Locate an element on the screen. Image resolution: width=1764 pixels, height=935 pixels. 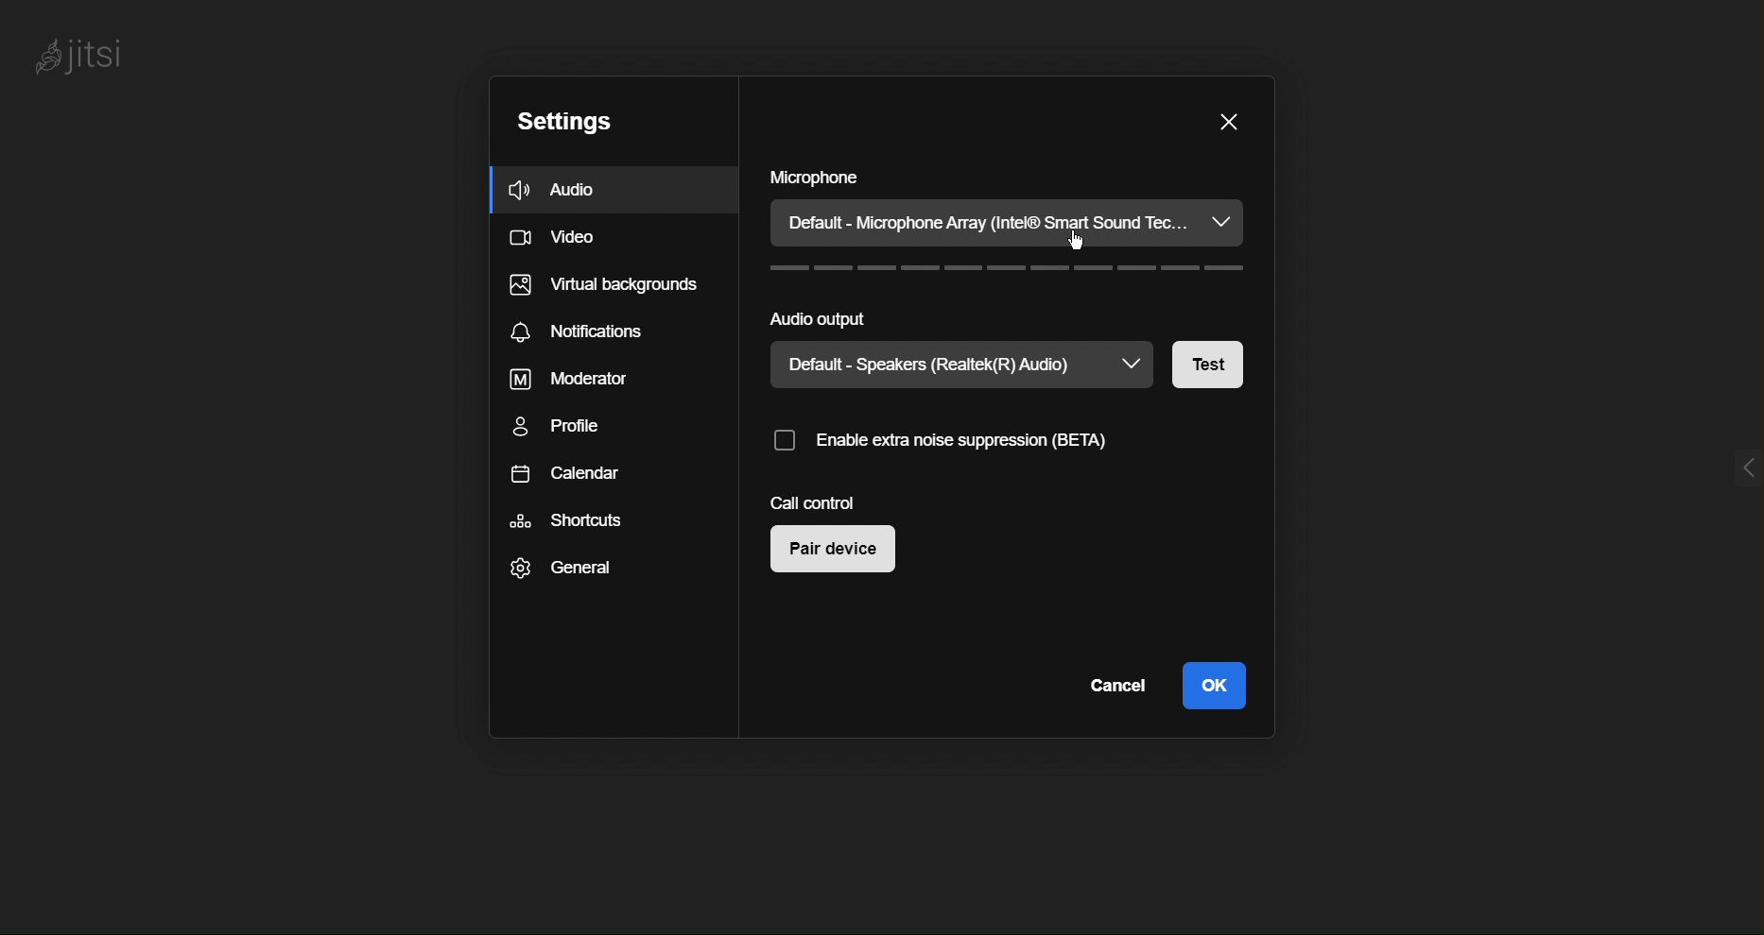
Calendar is located at coordinates (570, 479).